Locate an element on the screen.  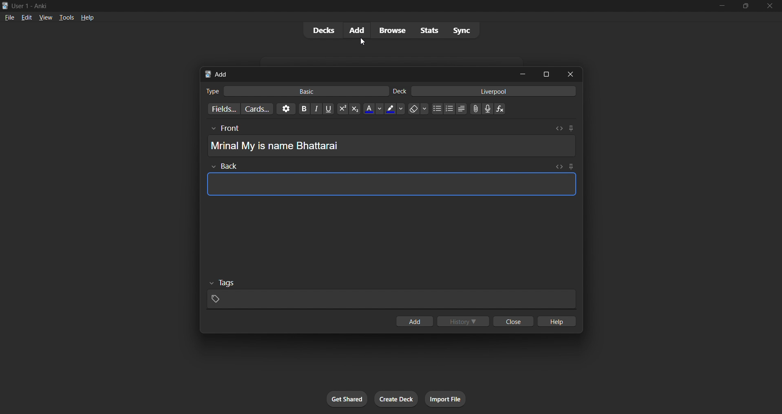
customize card fields is located at coordinates (222, 109).